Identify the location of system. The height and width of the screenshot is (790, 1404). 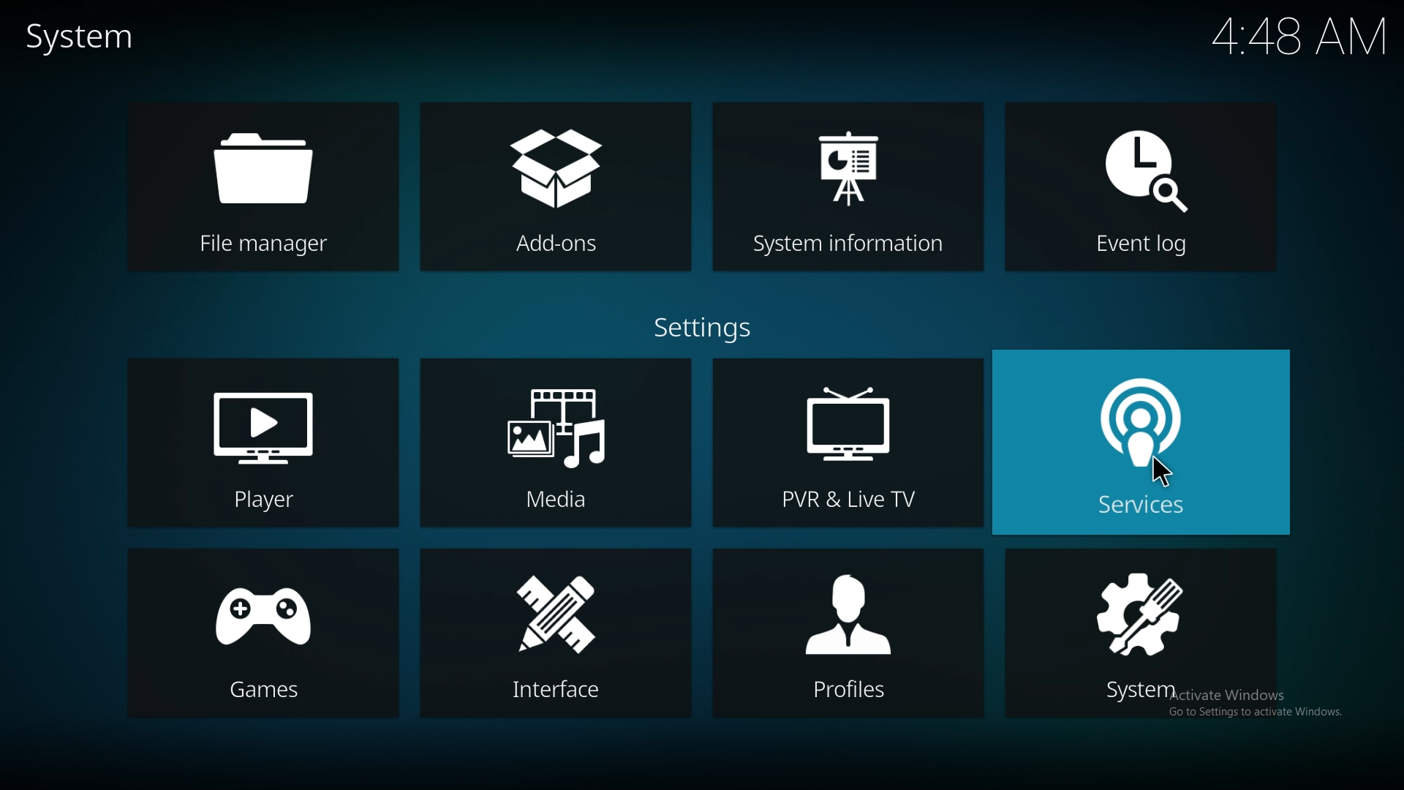
(1146, 633).